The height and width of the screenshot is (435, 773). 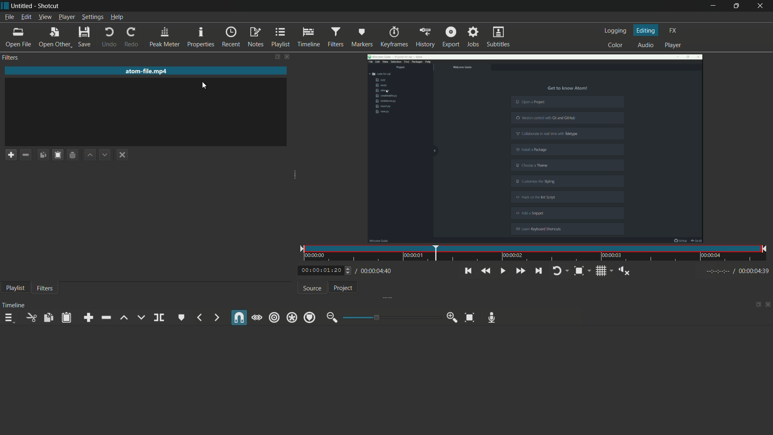 I want to click on toggle player looping, so click(x=560, y=271).